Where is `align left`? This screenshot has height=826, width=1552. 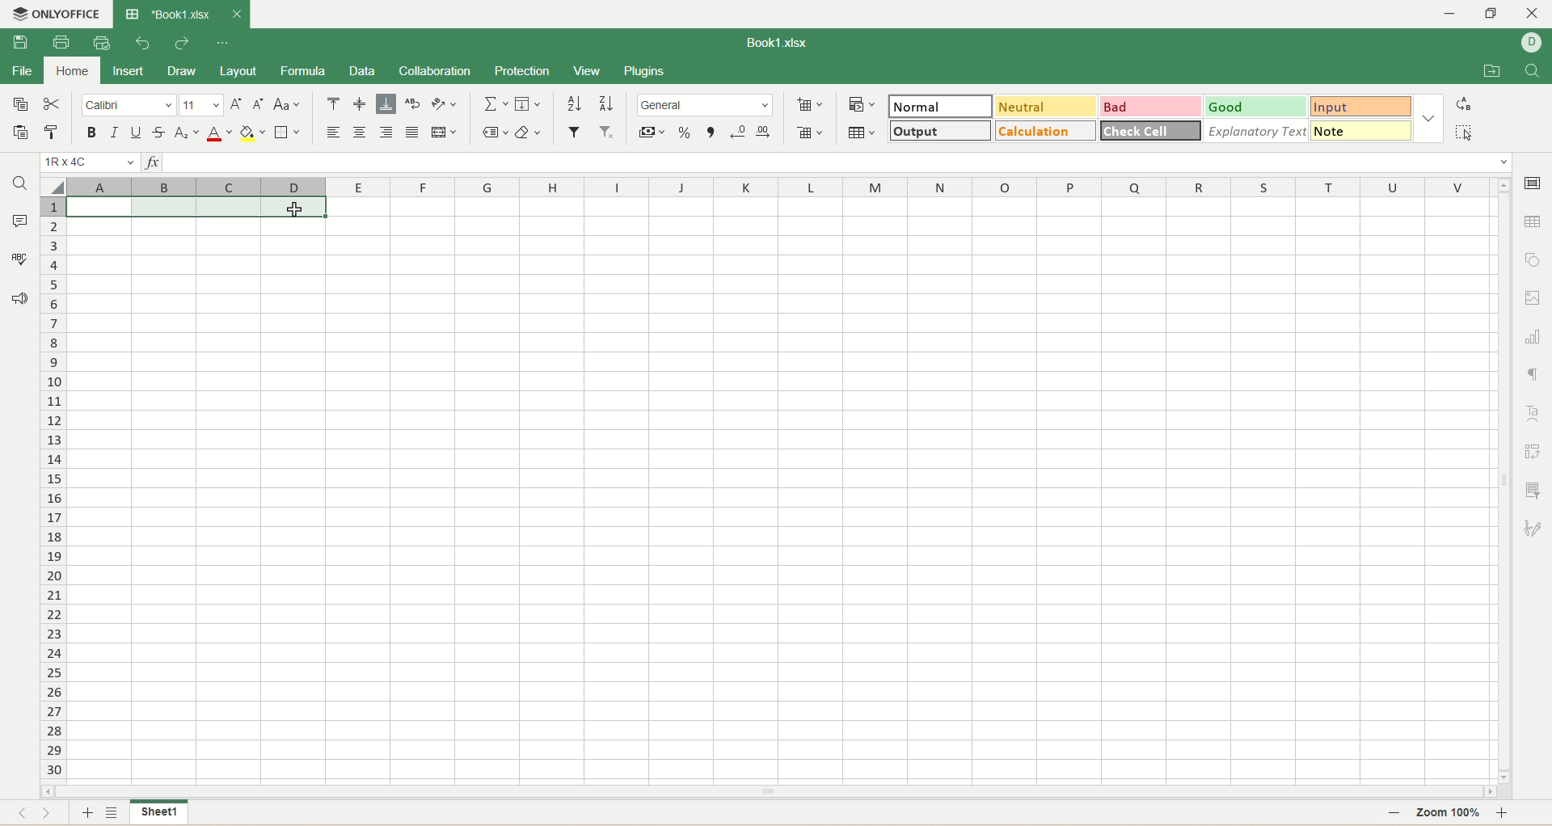
align left is located at coordinates (334, 133).